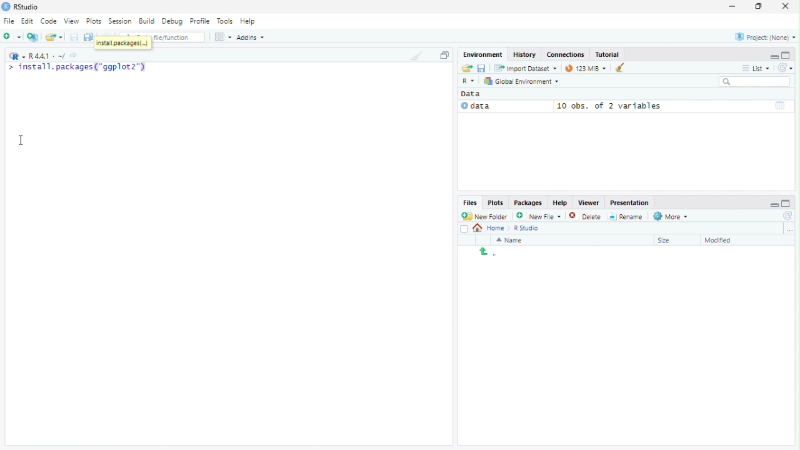  Describe the element at coordinates (673, 239) in the screenshot. I see `Sort by size` at that location.